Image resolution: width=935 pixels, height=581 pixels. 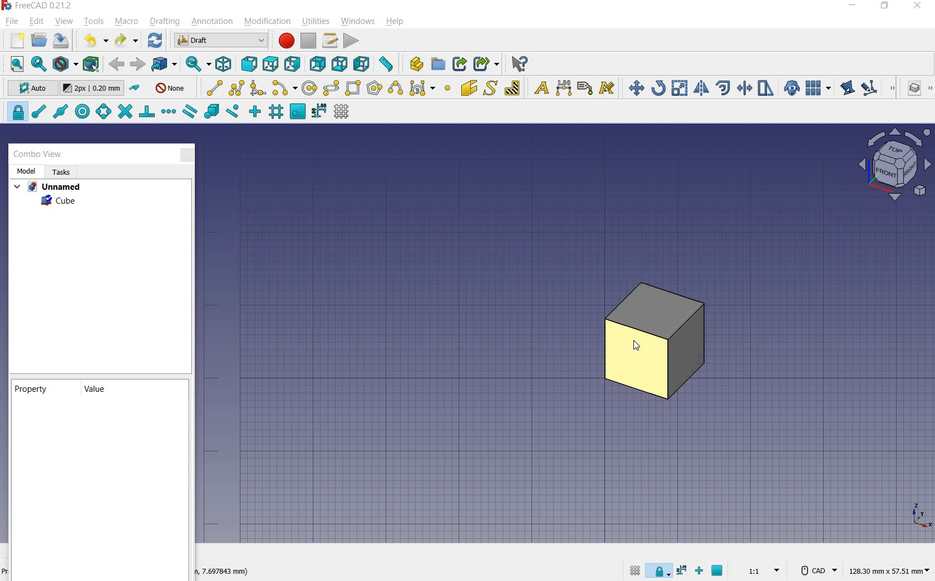 I want to click on measure distance, so click(x=387, y=65).